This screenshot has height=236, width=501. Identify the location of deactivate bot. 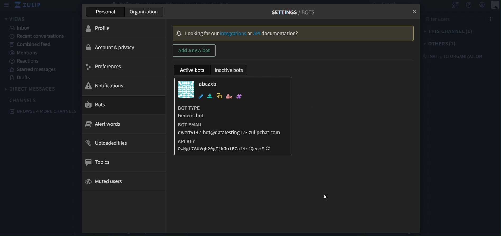
(229, 96).